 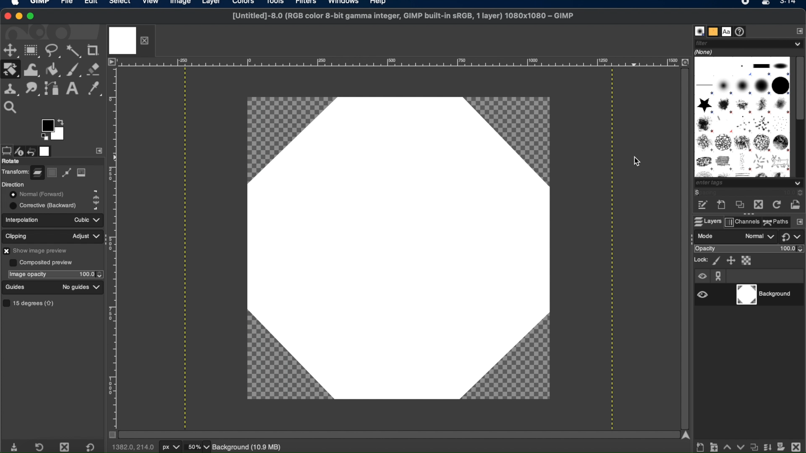 What do you see at coordinates (199, 447) in the screenshot?
I see `zoom levels` at bounding box center [199, 447].